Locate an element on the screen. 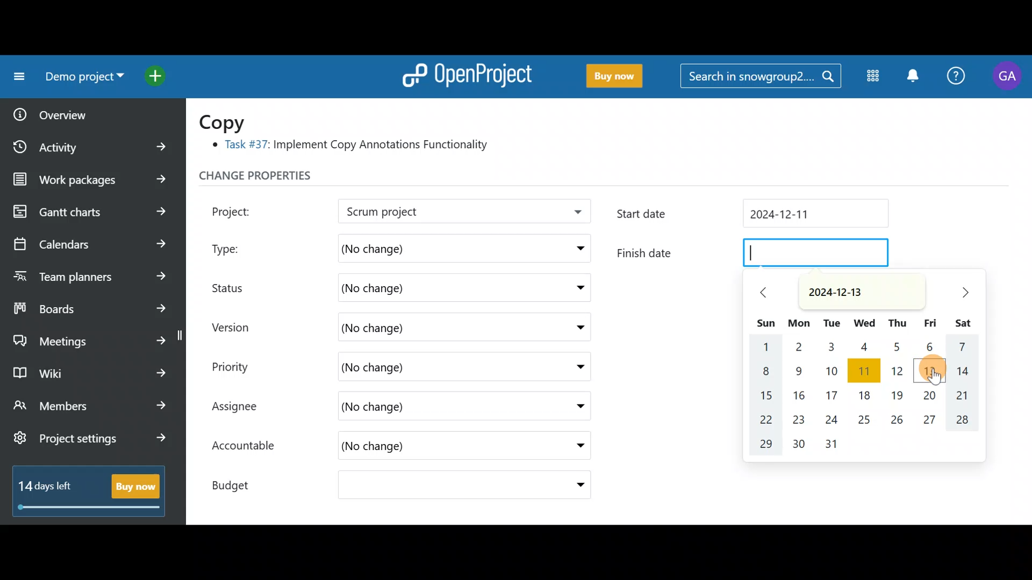  Version drop down is located at coordinates (575, 327).